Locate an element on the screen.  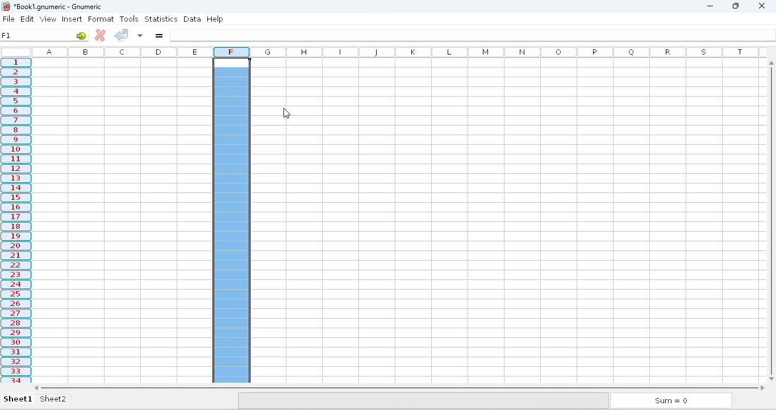
insert is located at coordinates (72, 19).